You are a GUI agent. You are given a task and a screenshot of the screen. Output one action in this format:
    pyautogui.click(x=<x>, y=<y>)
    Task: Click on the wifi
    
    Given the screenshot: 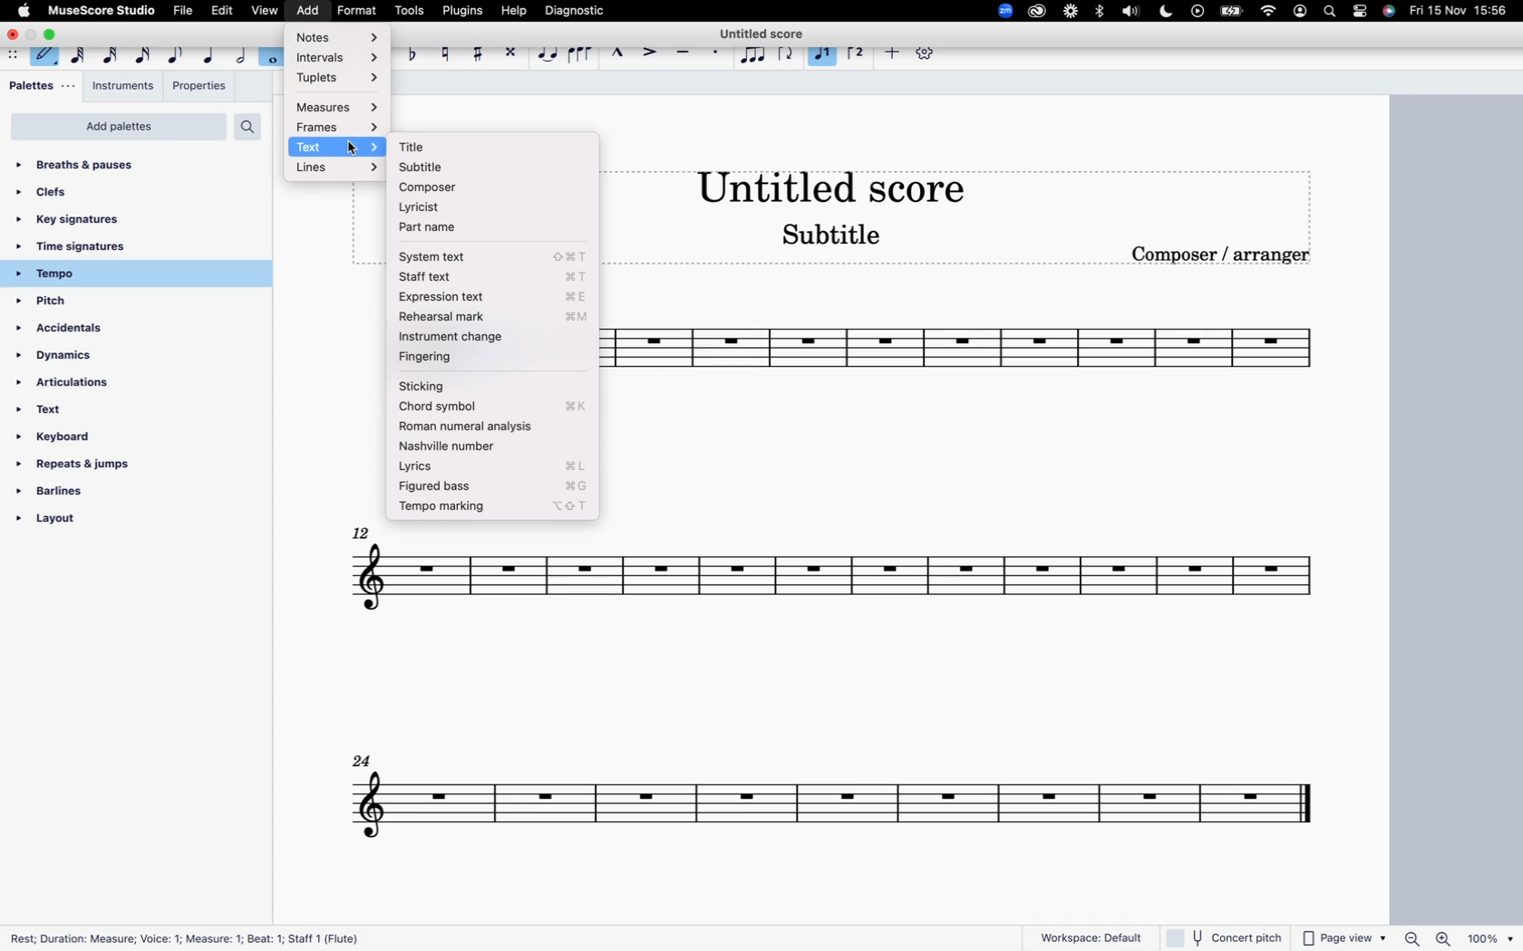 What is the action you would take?
    pyautogui.click(x=1266, y=12)
    